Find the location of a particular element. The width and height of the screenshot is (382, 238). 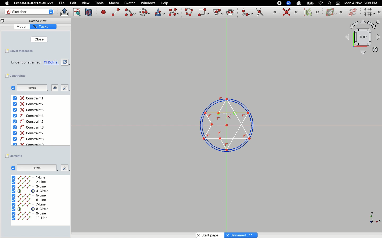

Constraint5 is located at coordinates (28, 122).